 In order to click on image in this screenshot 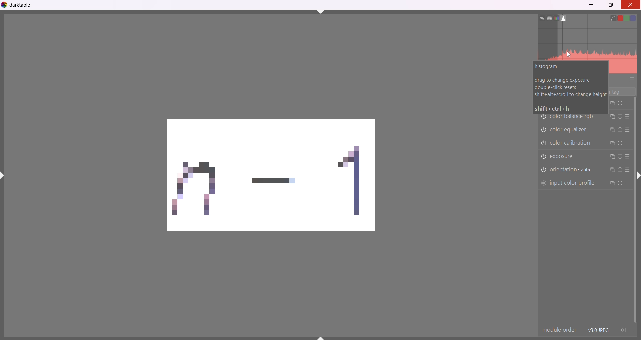, I will do `click(264, 178)`.